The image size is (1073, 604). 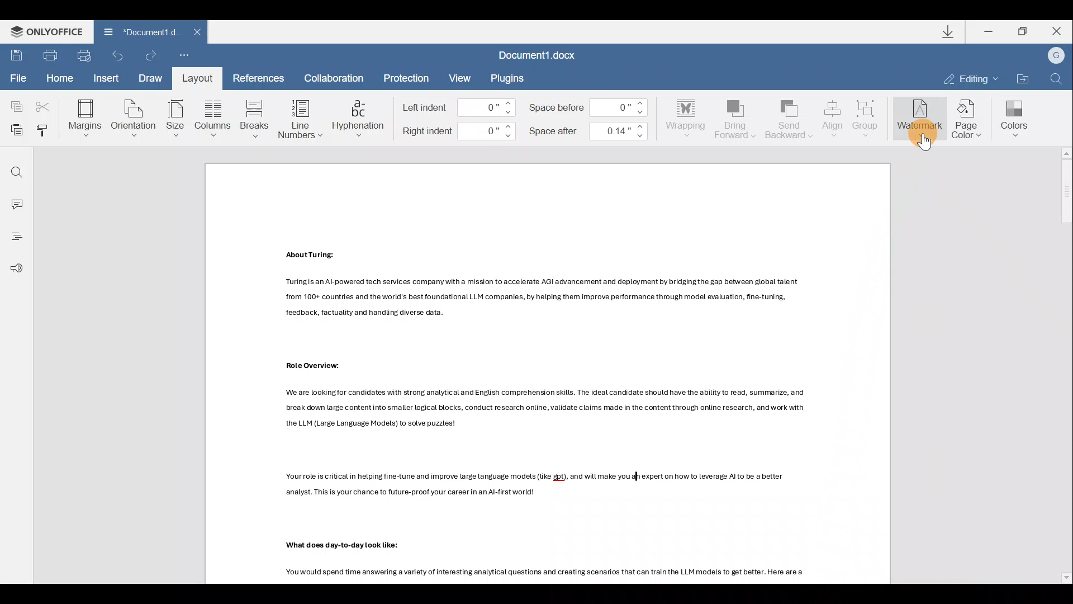 What do you see at coordinates (298, 119) in the screenshot?
I see `Line numbers` at bounding box center [298, 119].